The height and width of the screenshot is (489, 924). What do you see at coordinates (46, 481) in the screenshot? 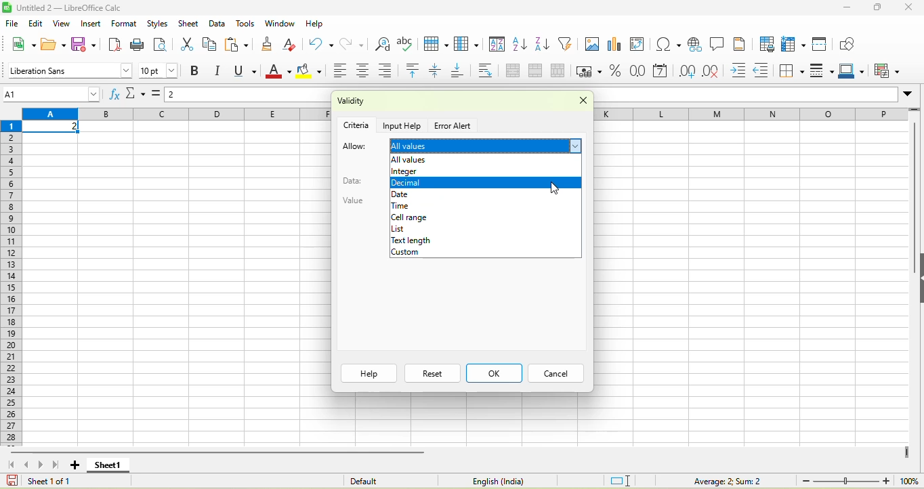
I see `sheet 1 0f 1` at bounding box center [46, 481].